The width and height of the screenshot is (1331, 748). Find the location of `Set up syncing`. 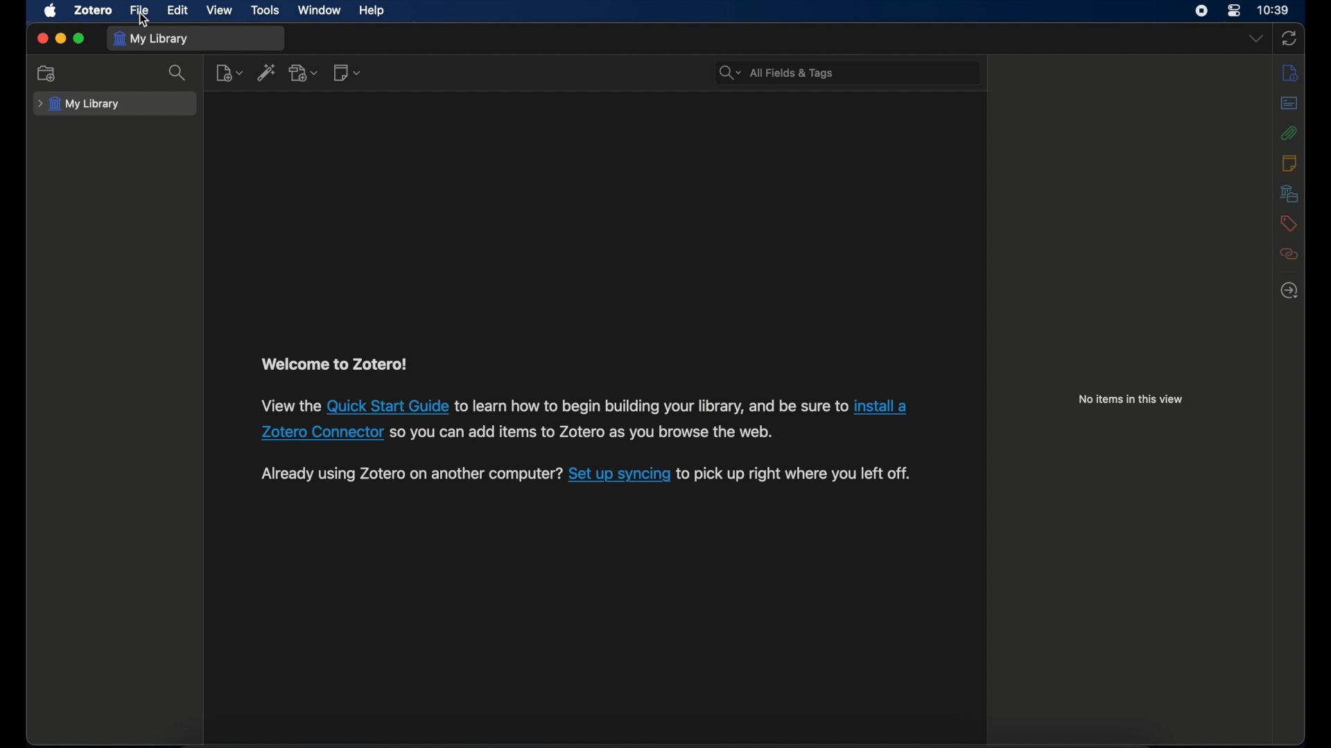

Set up syncing is located at coordinates (620, 475).